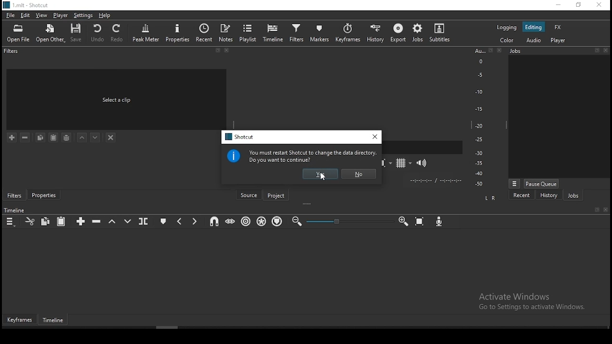 This screenshot has width=612, height=344. I want to click on open other, so click(51, 32).